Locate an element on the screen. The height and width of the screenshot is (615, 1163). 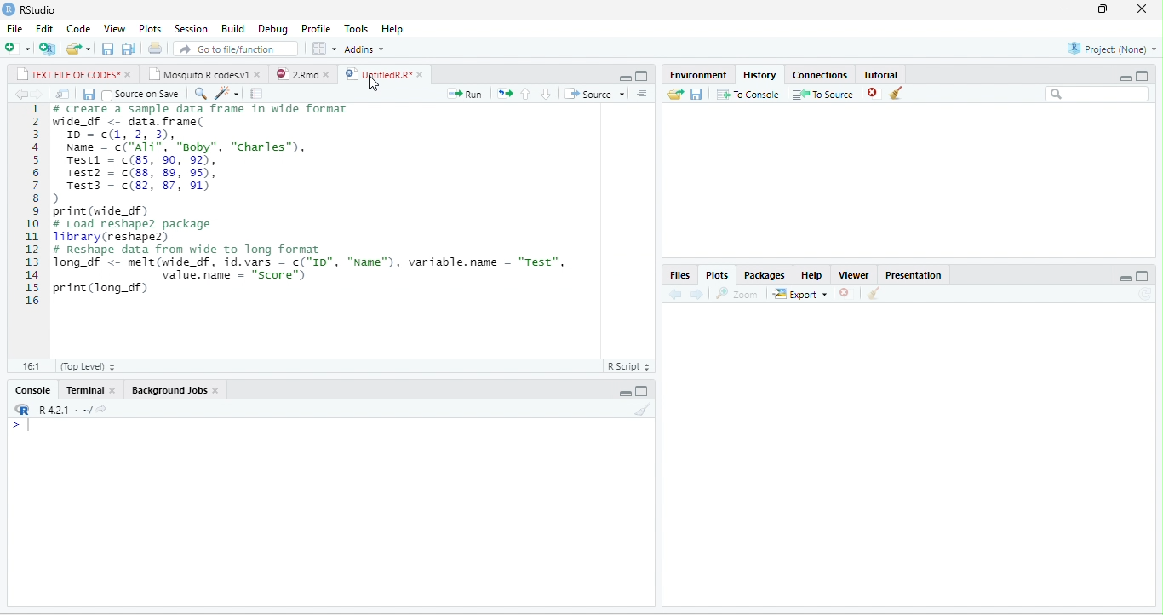
up is located at coordinates (526, 94).